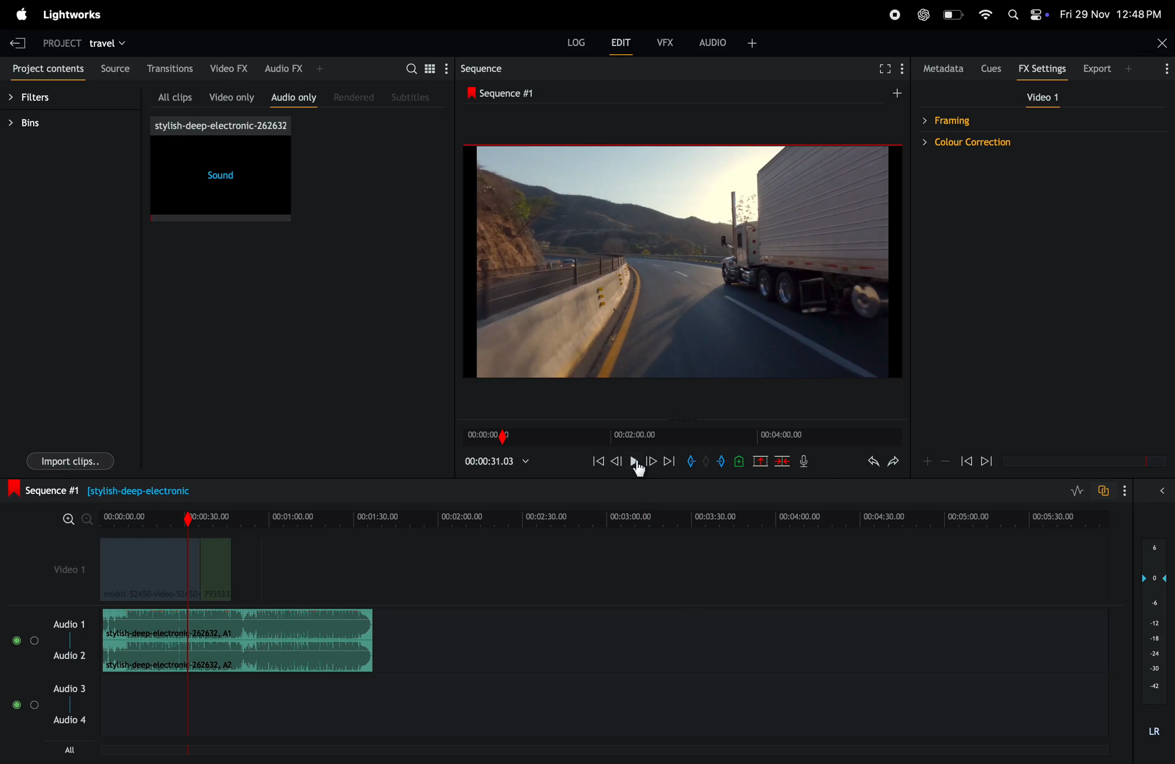 Image resolution: width=1175 pixels, height=764 pixels. What do you see at coordinates (70, 721) in the screenshot?
I see `Audio` at bounding box center [70, 721].